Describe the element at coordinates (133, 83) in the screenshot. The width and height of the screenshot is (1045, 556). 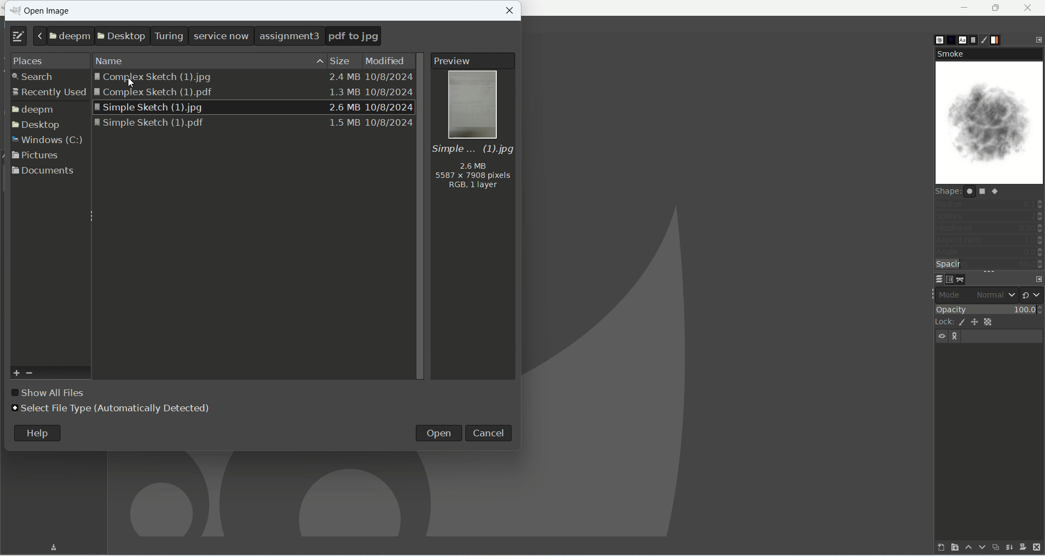
I see `Cursor` at that location.